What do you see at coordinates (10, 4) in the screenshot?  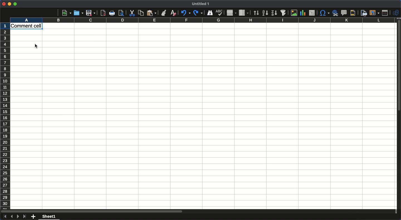 I see `Minimize` at bounding box center [10, 4].